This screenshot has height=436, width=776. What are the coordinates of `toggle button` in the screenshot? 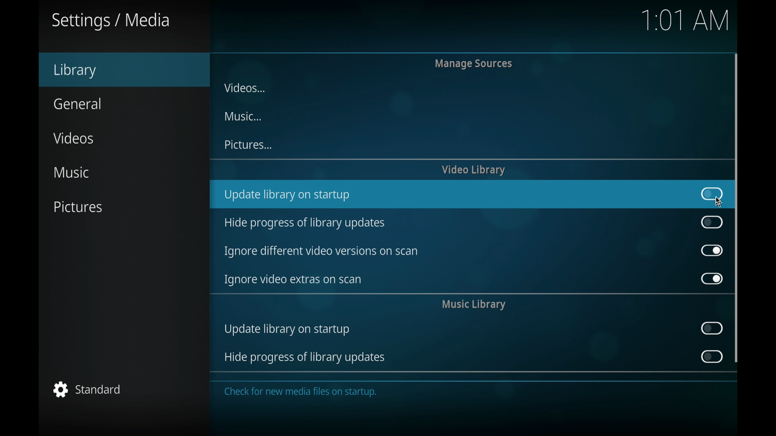 It's located at (712, 222).